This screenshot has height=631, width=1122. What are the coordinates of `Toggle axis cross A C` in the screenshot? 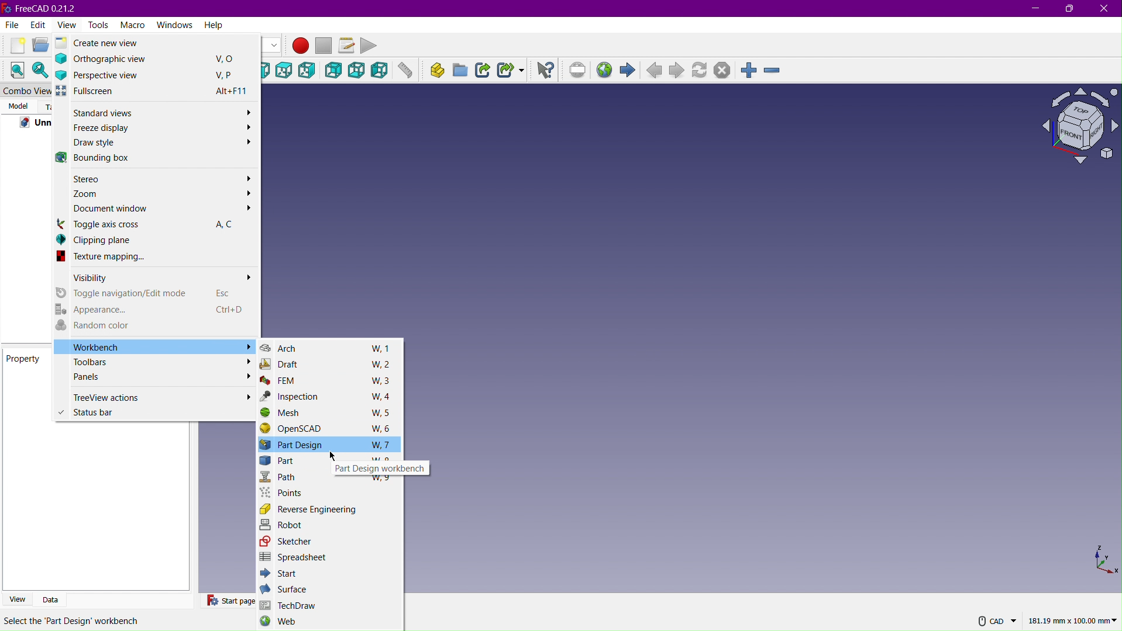 It's located at (148, 225).